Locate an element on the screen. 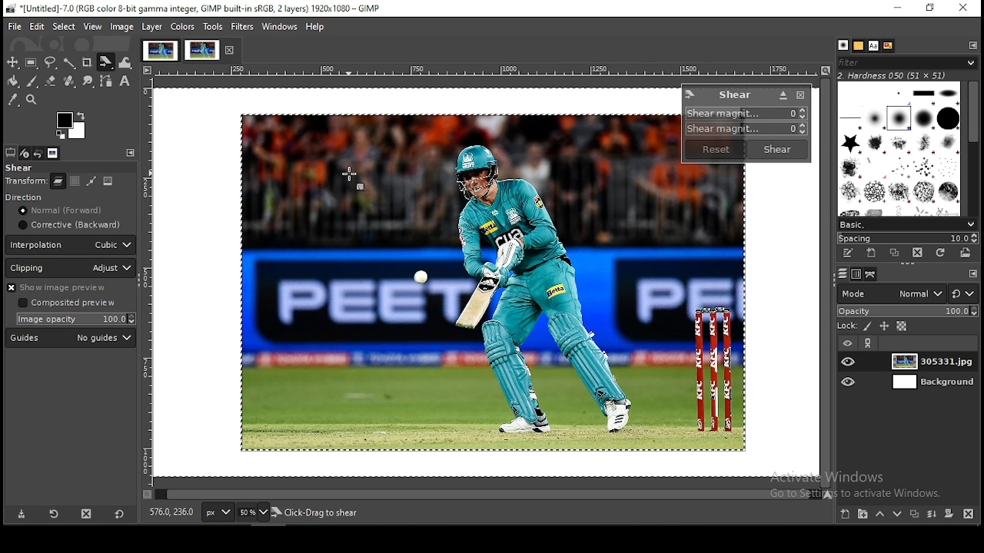 Image resolution: width=984 pixels, height=553 pixels. images is located at coordinates (54, 154).